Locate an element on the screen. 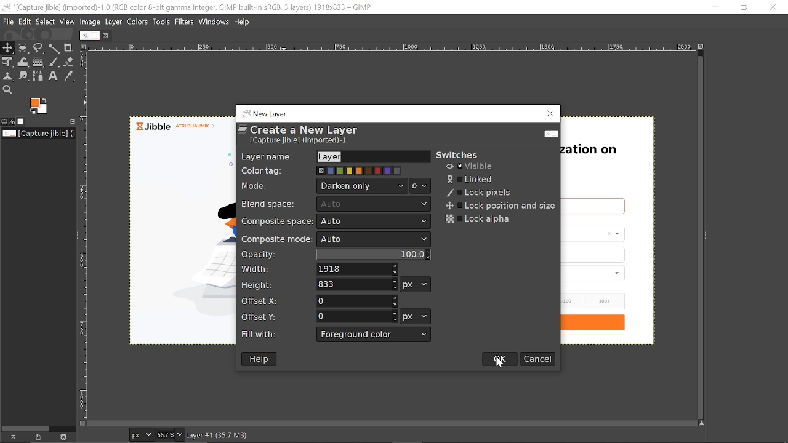 Image resolution: width=788 pixels, height=443 pixels. Layer name: is located at coordinates (266, 155).